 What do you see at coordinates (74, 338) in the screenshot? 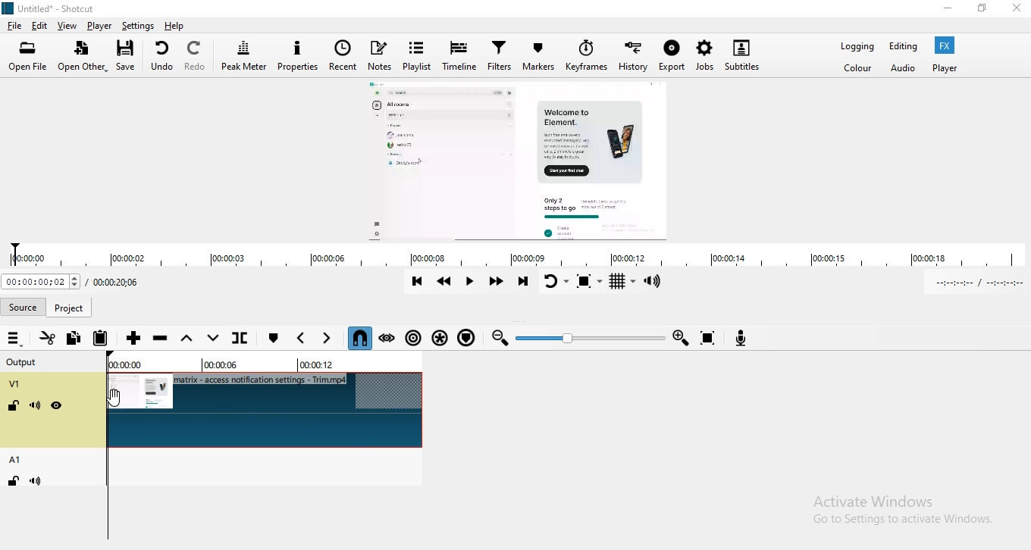
I see `Copy` at bounding box center [74, 338].